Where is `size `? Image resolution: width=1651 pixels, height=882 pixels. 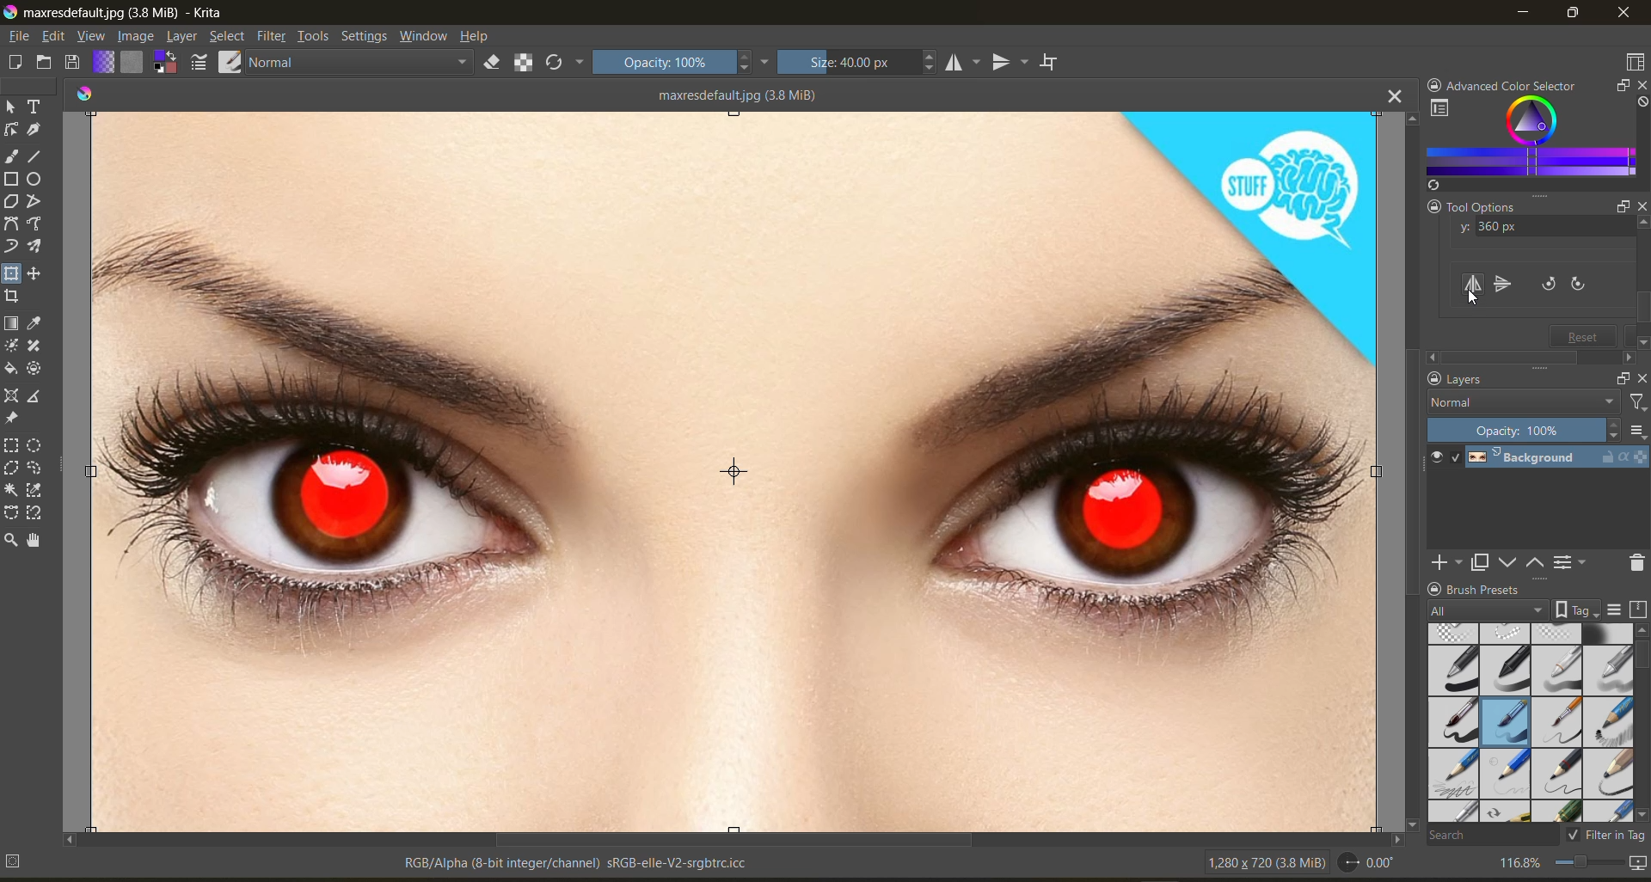 size  is located at coordinates (862, 62).